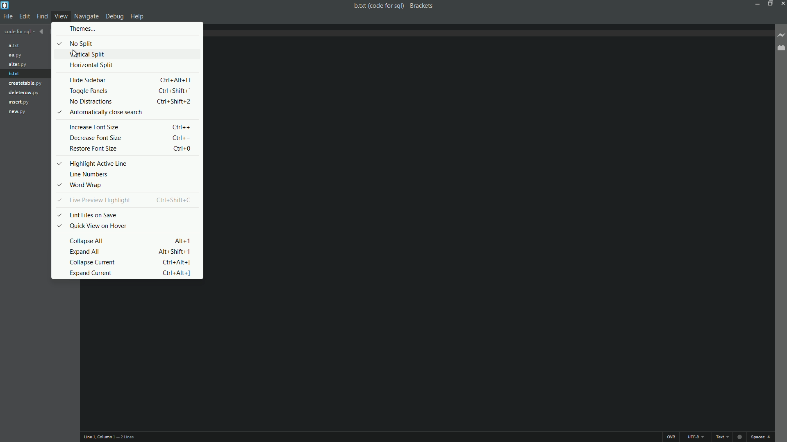 The height and width of the screenshot is (442, 787). What do you see at coordinates (138, 17) in the screenshot?
I see `Help menu` at bounding box center [138, 17].